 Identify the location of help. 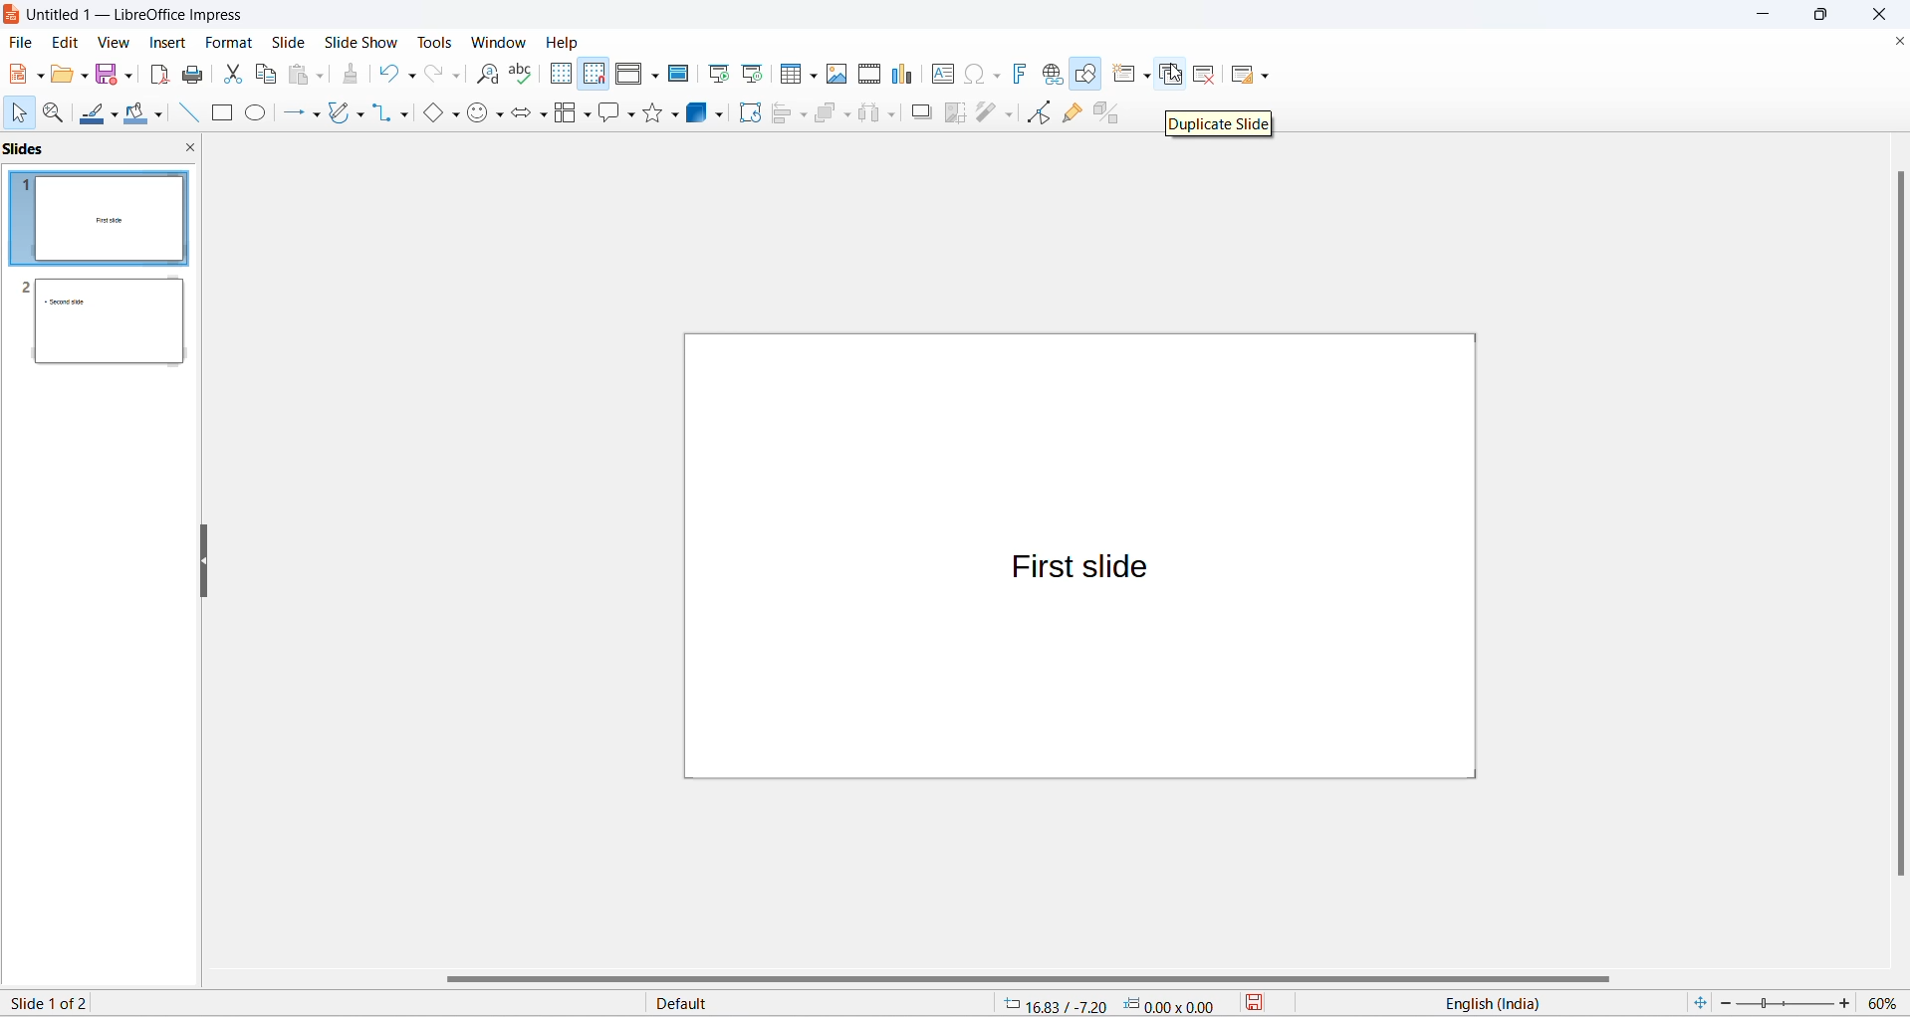
(562, 41).